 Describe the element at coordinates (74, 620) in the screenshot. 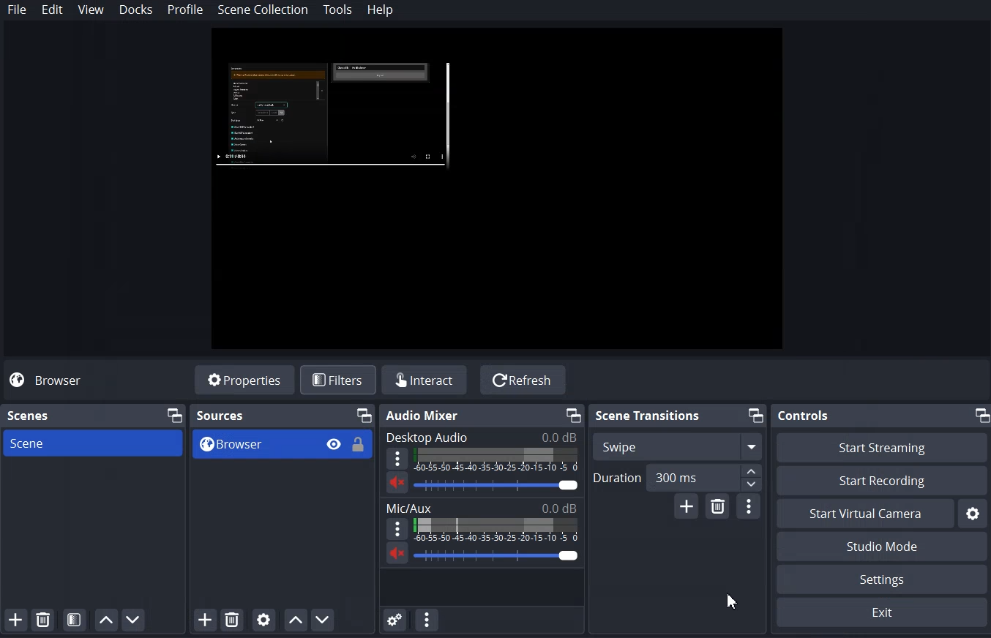

I see `Open Scene Filter` at that location.